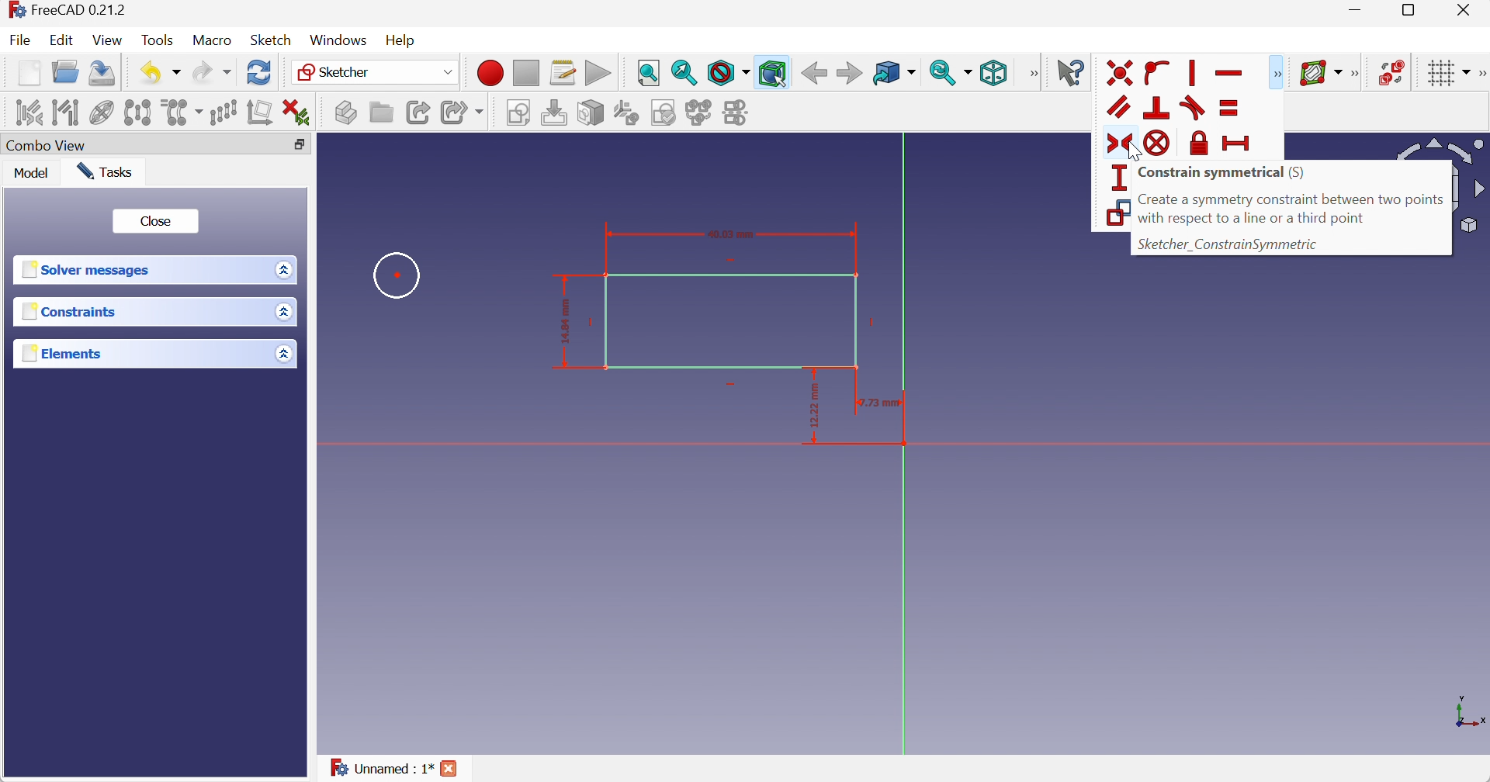  What do you see at coordinates (1357, 73) in the screenshot?
I see `[Sketcher B-spline tools]` at bounding box center [1357, 73].